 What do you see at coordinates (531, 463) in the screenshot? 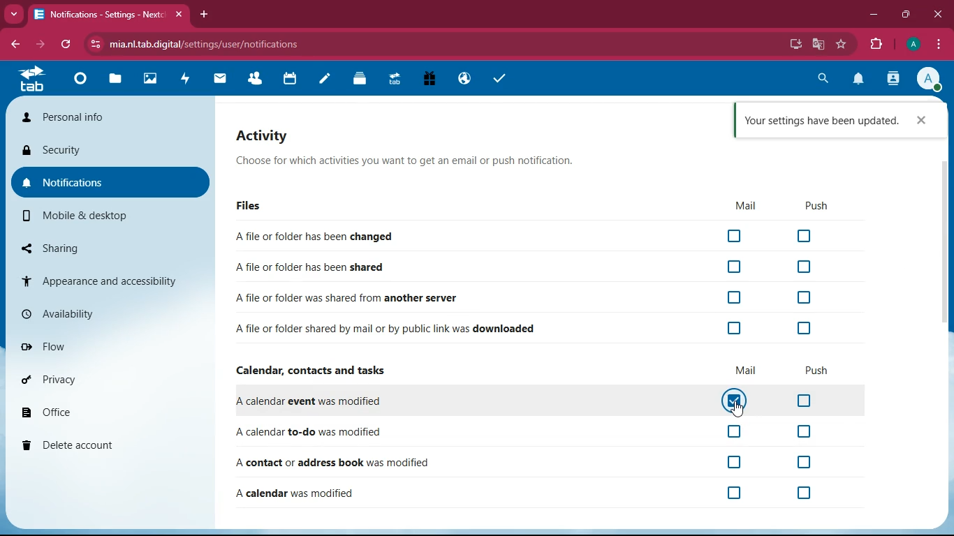
I see `A contact or address book was modified` at bounding box center [531, 463].